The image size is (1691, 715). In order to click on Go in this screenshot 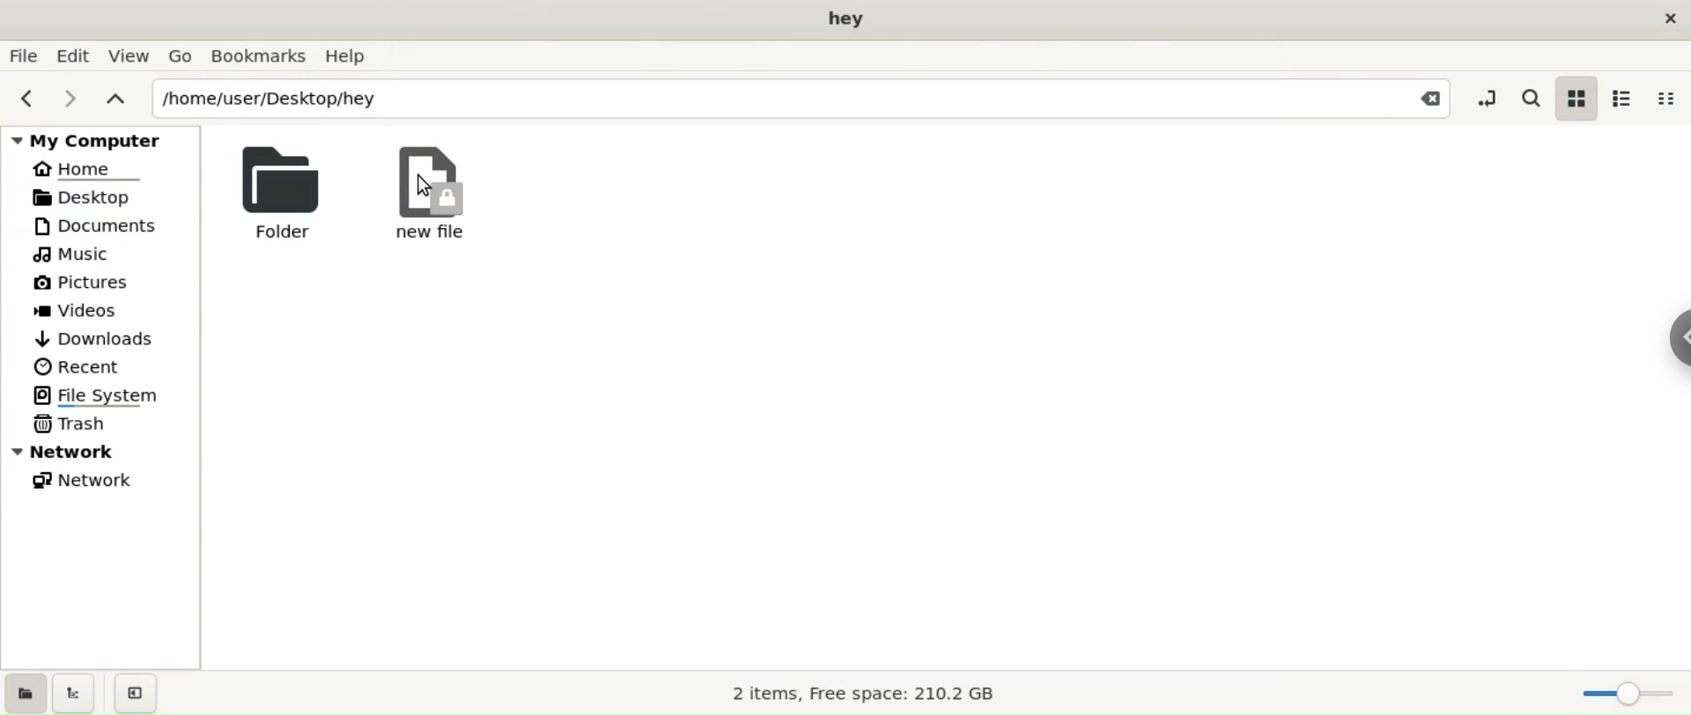, I will do `click(180, 55)`.